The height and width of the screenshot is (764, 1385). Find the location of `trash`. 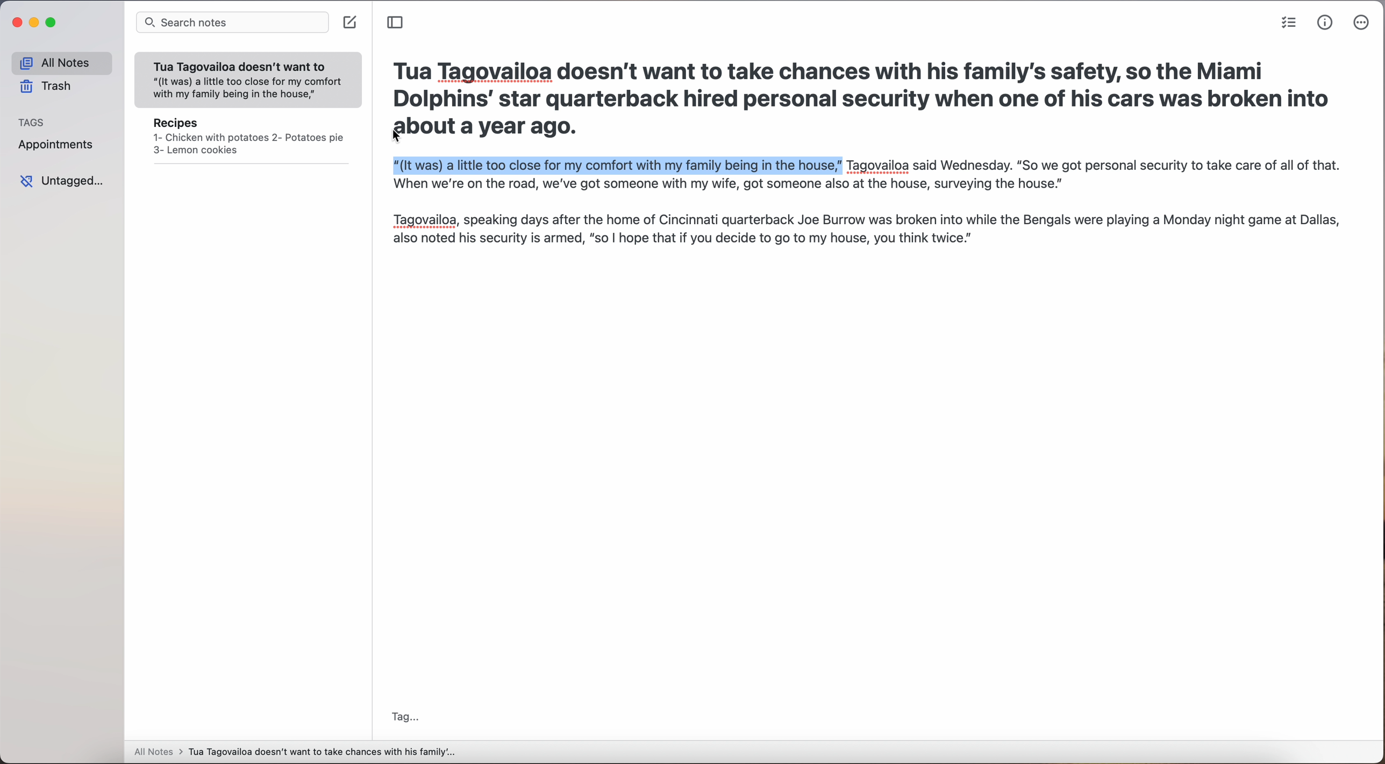

trash is located at coordinates (47, 86).